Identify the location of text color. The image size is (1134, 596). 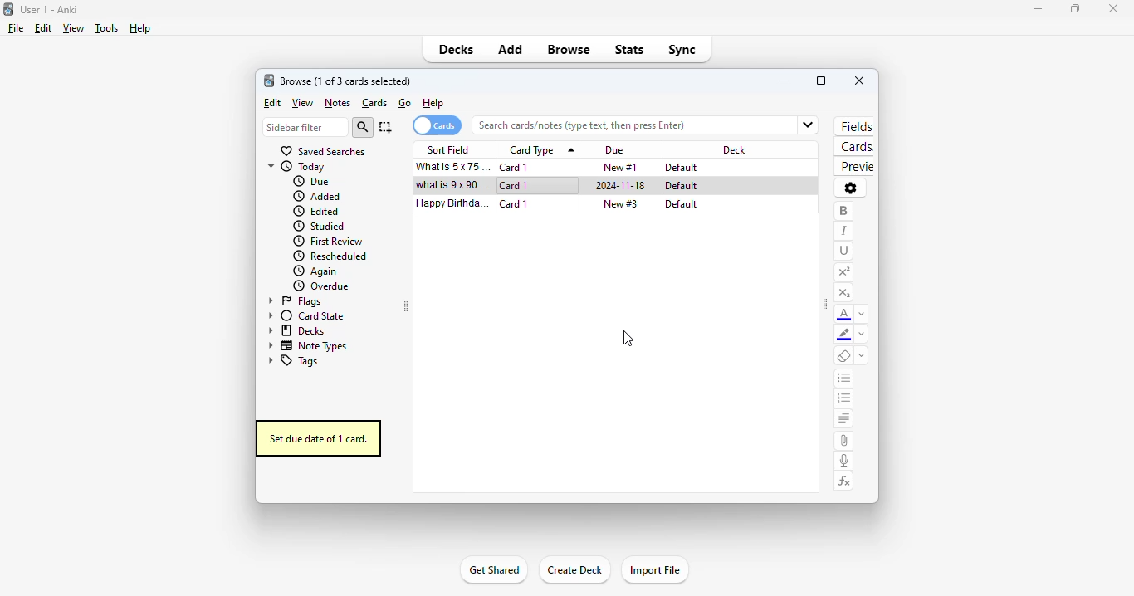
(846, 314).